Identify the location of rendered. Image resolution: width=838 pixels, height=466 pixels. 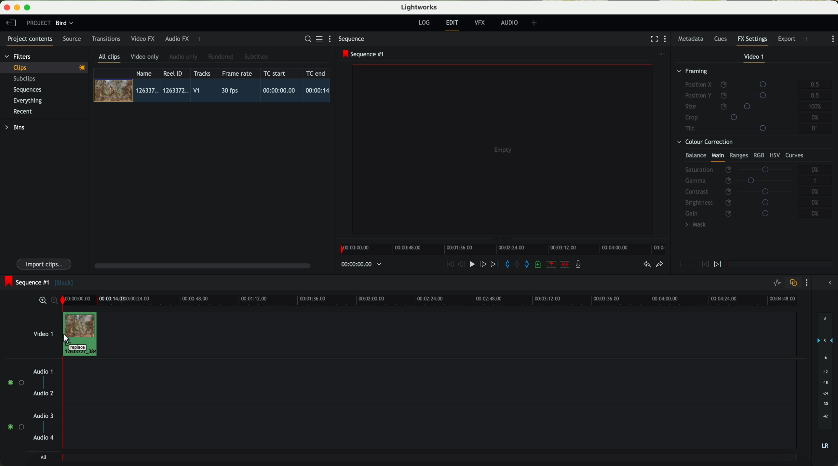
(221, 57).